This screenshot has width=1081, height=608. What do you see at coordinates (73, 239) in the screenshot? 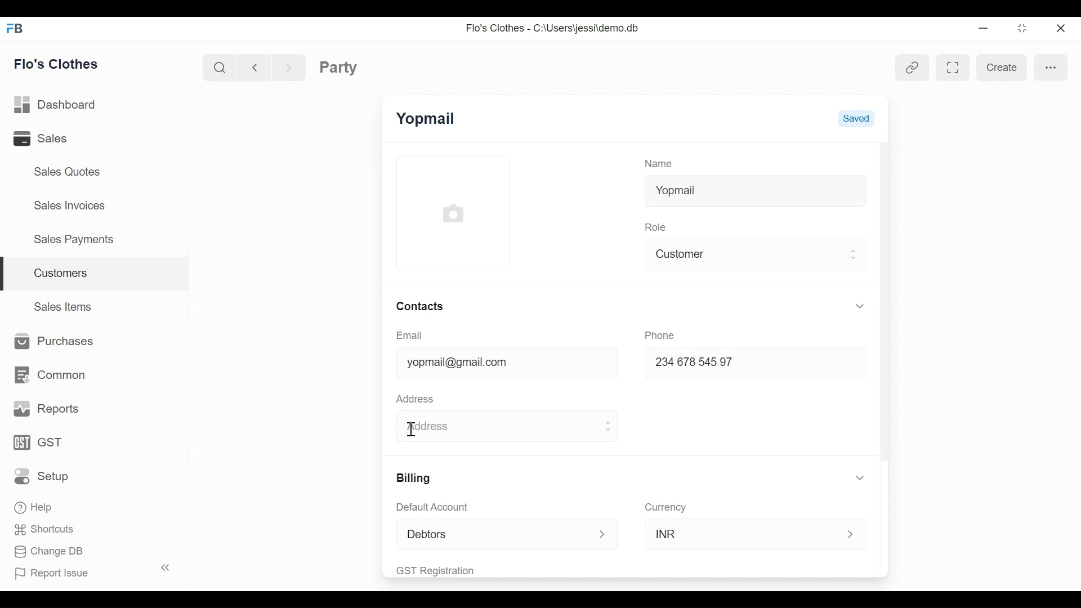
I see `Sales Payments` at bounding box center [73, 239].